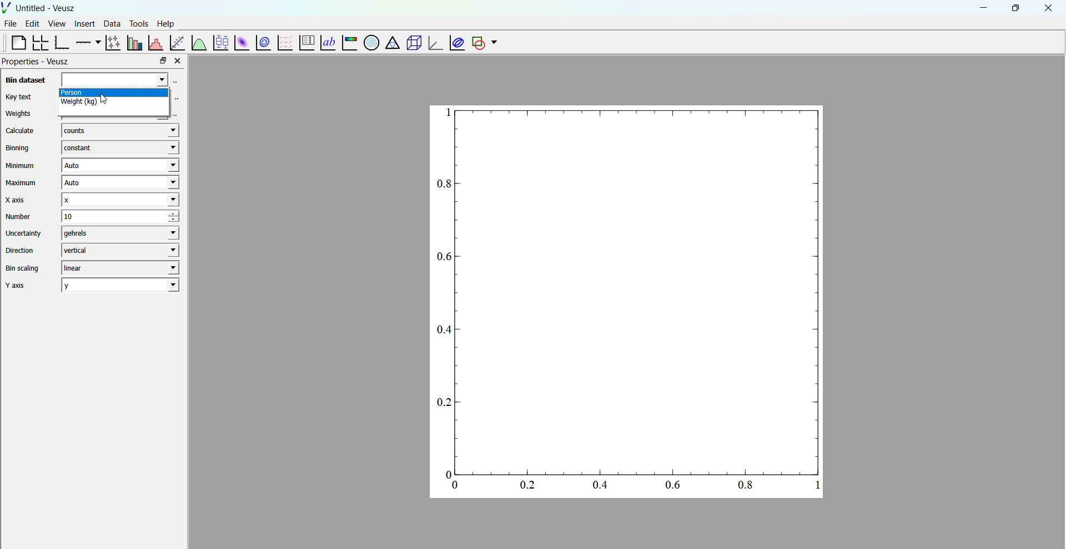 The image size is (1066, 549). I want to click on Person, so click(120, 93).